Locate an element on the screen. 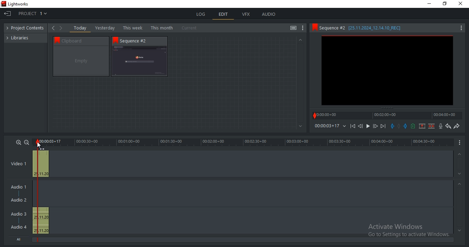 The height and width of the screenshot is (247, 469). Bookmark icon is located at coordinates (314, 27).